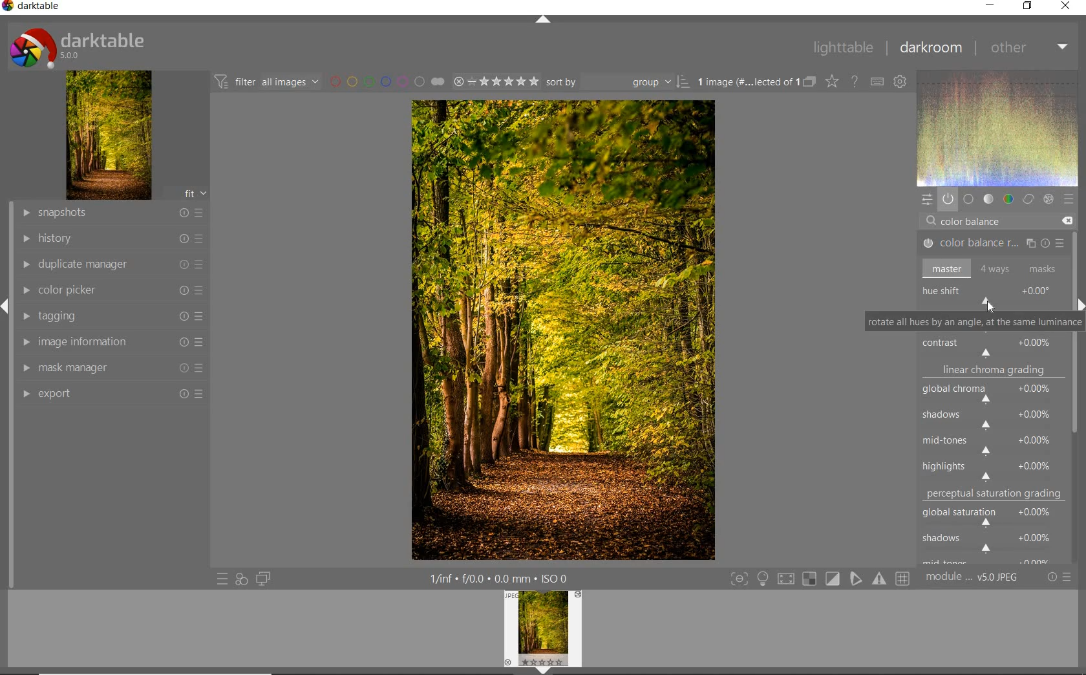  What do you see at coordinates (242, 579) in the screenshot?
I see `quick access for applying any style` at bounding box center [242, 579].